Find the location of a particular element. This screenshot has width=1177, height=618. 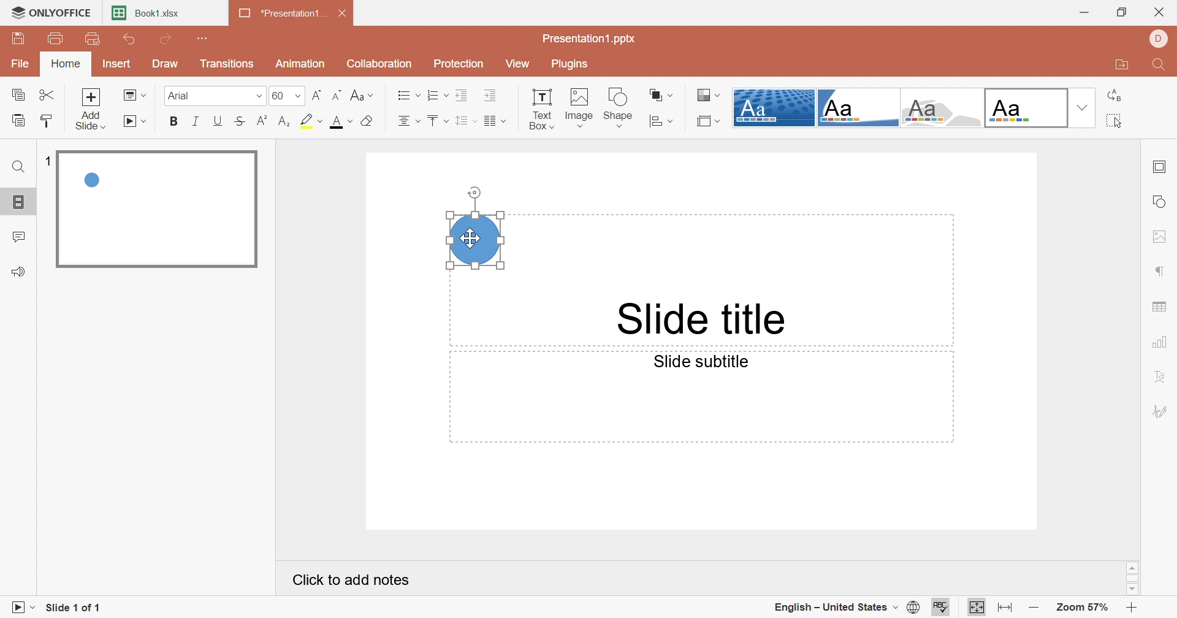

Vertical align is located at coordinates (437, 121).